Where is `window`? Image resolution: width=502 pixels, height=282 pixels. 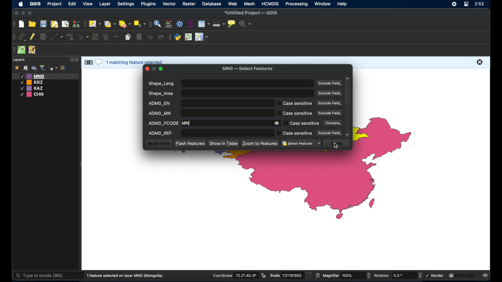 window is located at coordinates (323, 4).